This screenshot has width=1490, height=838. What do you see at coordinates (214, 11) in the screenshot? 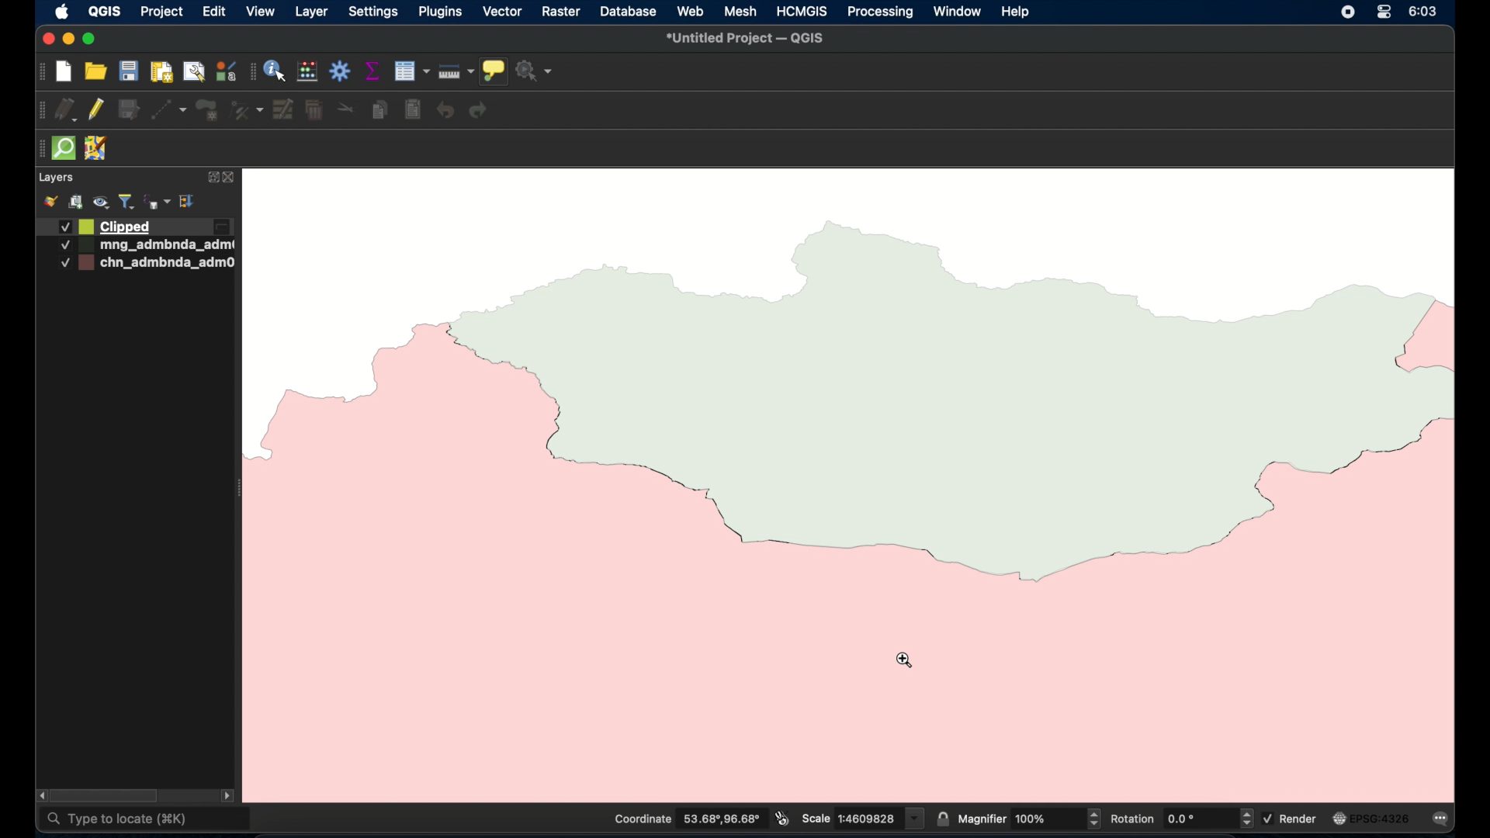
I see `edit` at bounding box center [214, 11].